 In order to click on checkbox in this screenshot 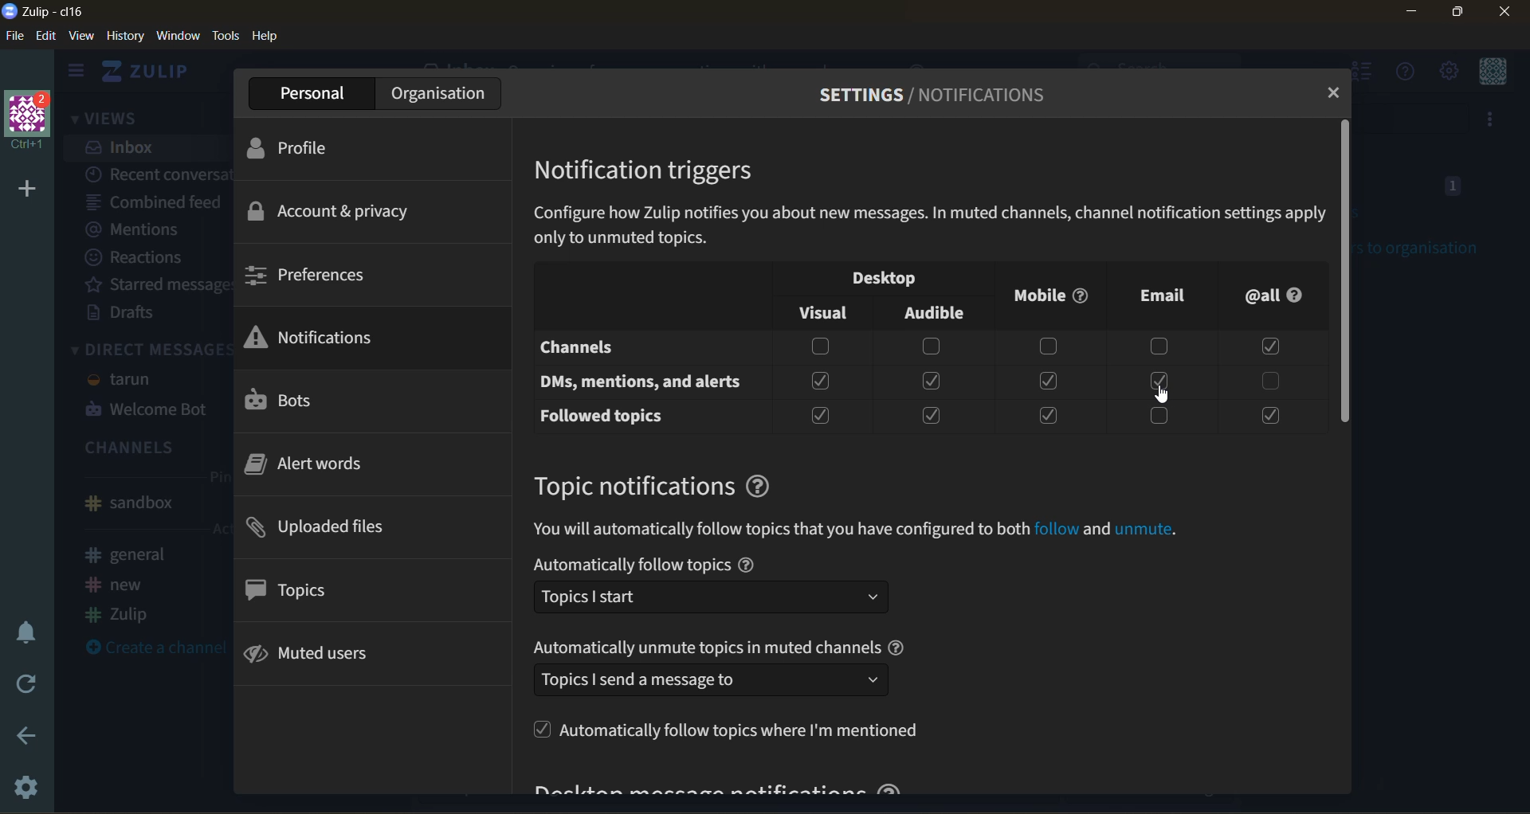, I will do `click(932, 413)`.